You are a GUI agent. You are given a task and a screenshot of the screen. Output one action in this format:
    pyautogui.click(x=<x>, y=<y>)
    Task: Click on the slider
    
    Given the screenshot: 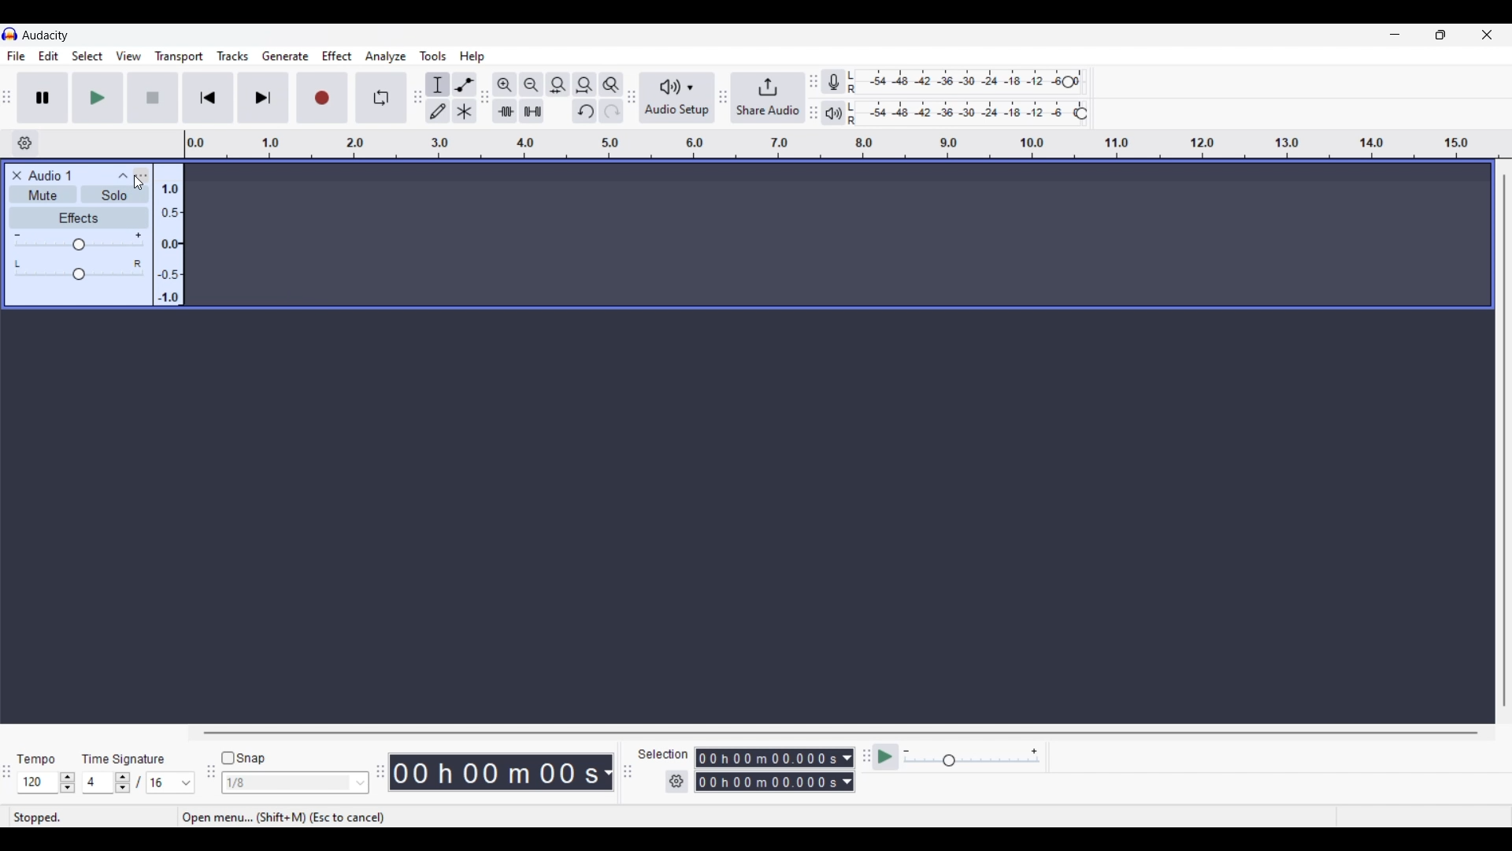 What is the action you would take?
    pyautogui.click(x=83, y=275)
    